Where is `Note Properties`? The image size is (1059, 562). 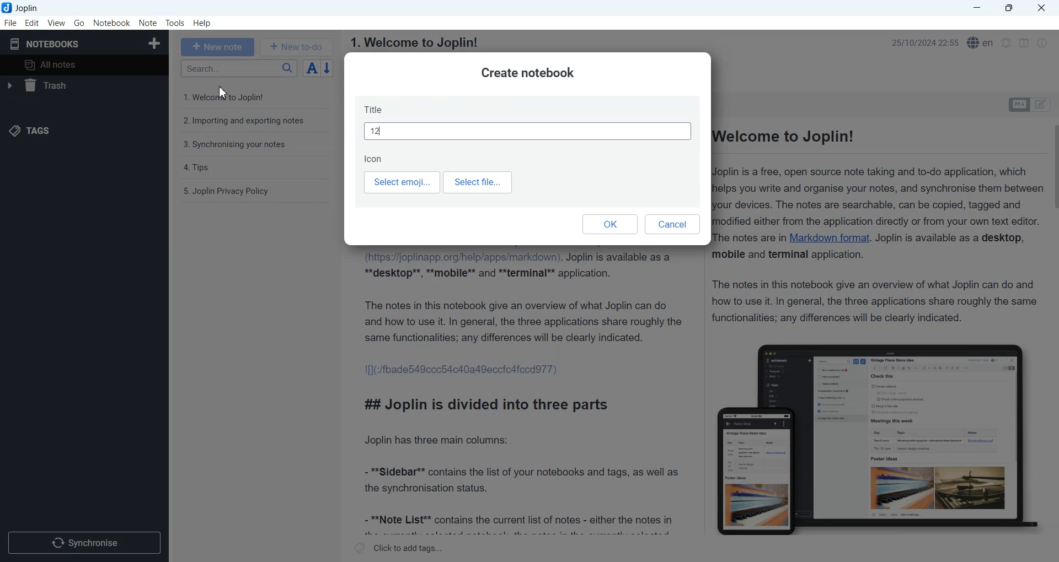
Note Properties is located at coordinates (1042, 43).